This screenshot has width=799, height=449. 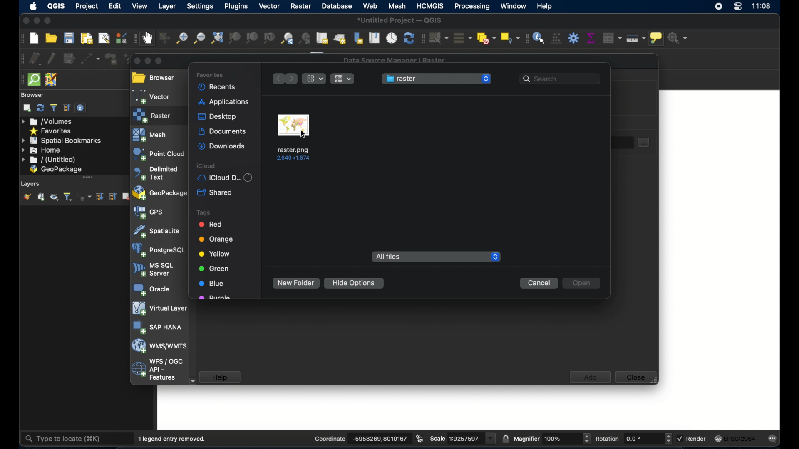 What do you see at coordinates (409, 39) in the screenshot?
I see `refresh` at bounding box center [409, 39].